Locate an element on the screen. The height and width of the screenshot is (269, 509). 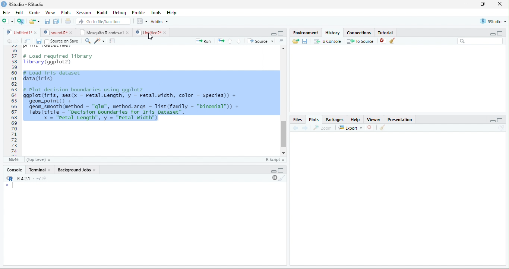
new file is located at coordinates (7, 21).